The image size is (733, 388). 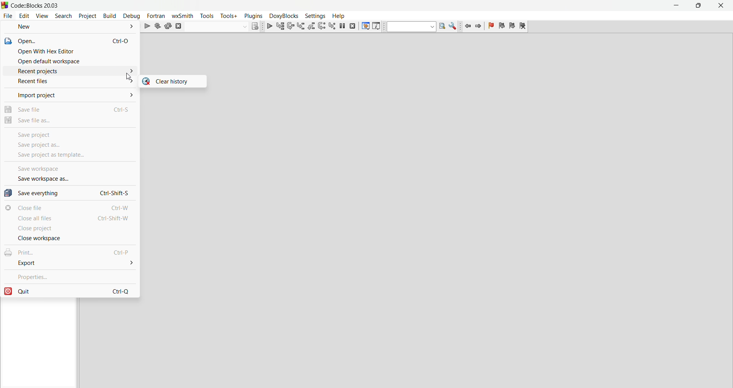 I want to click on jump back , so click(x=466, y=27).